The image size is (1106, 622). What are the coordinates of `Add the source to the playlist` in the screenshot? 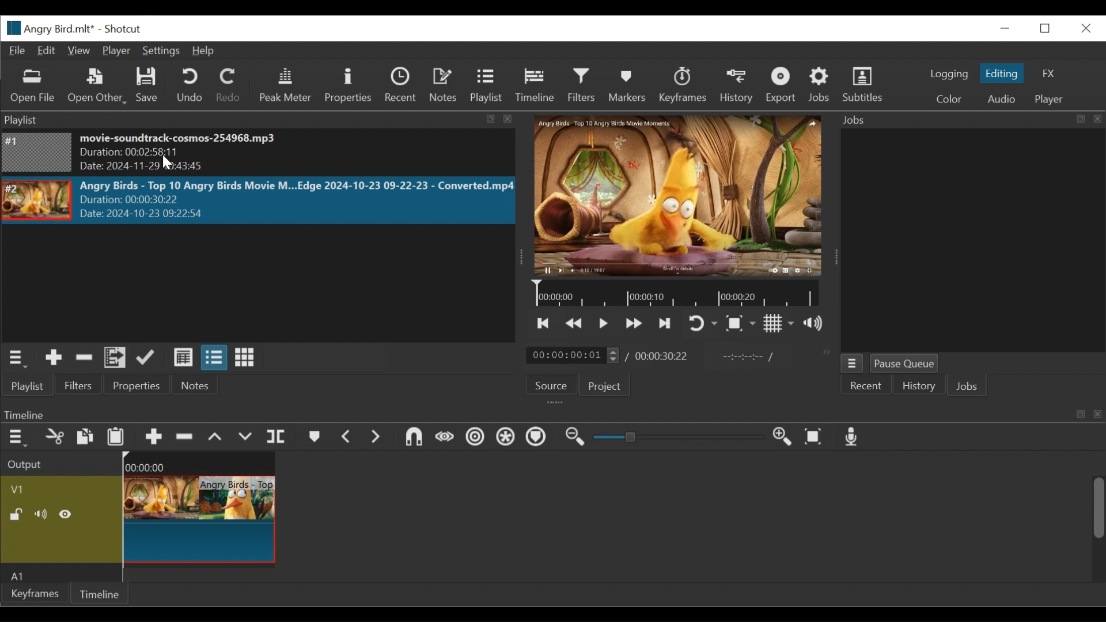 It's located at (54, 358).